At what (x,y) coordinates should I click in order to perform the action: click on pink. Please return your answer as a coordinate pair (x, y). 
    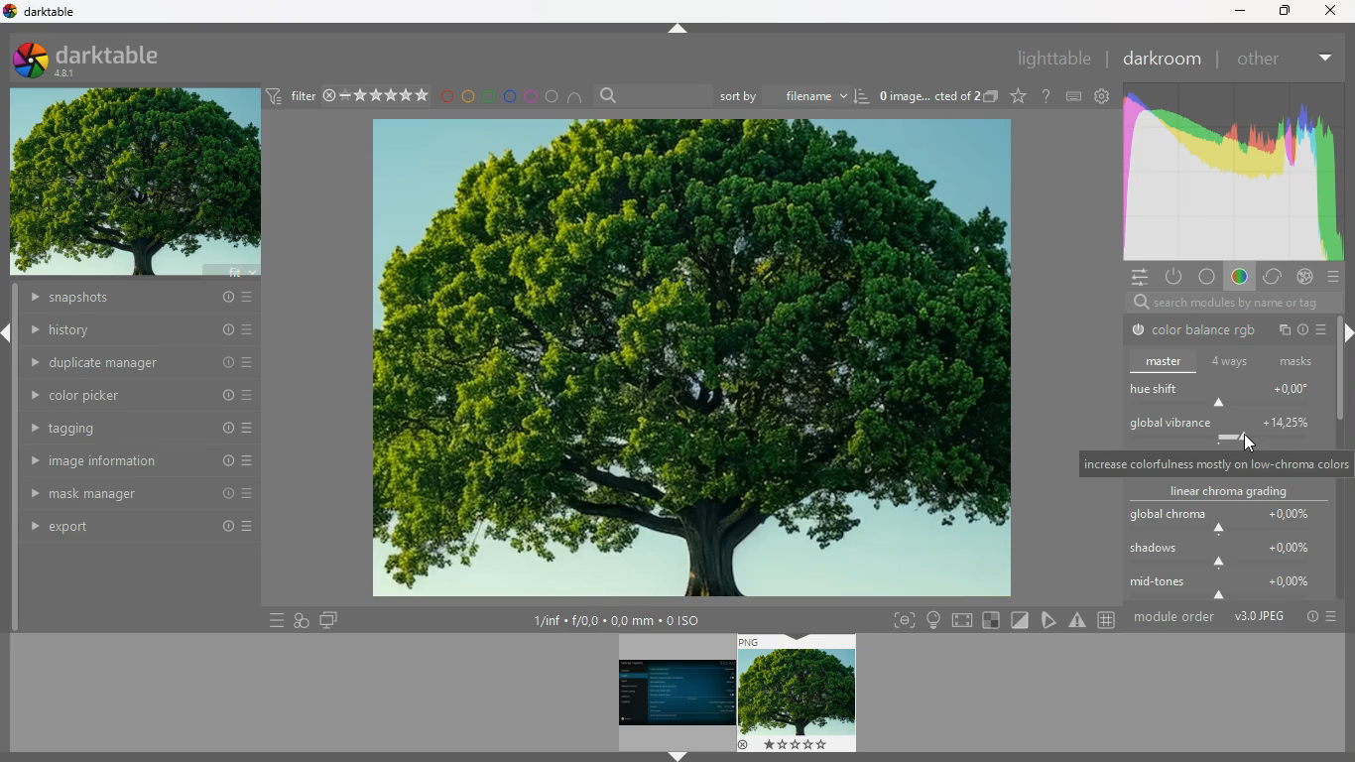
    Looking at the image, I should click on (532, 96).